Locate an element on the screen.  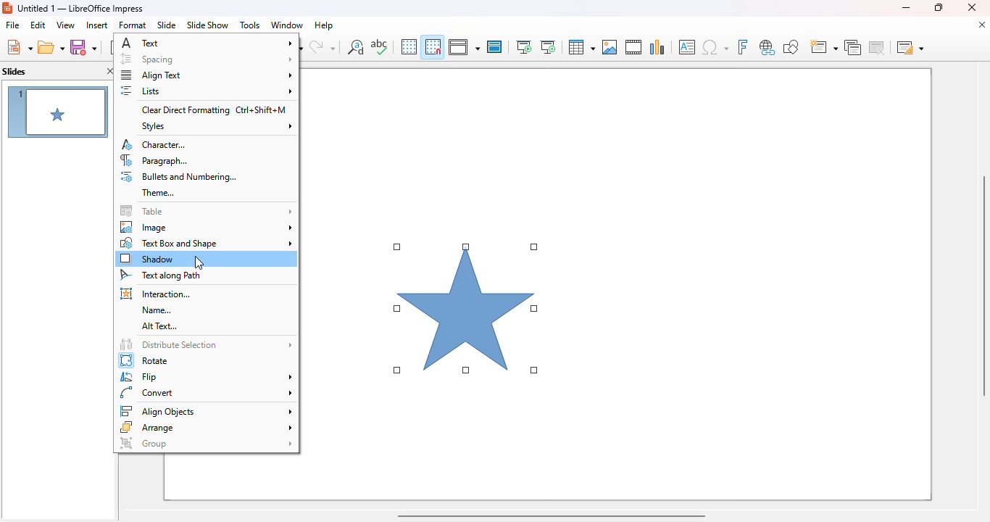
group is located at coordinates (206, 443).